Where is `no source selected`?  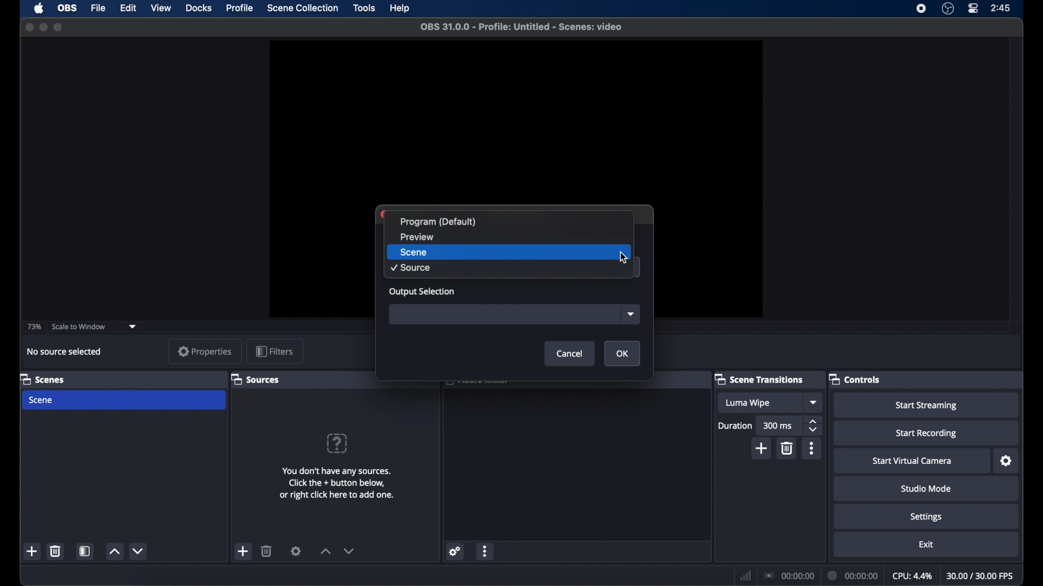 no source selected is located at coordinates (65, 351).